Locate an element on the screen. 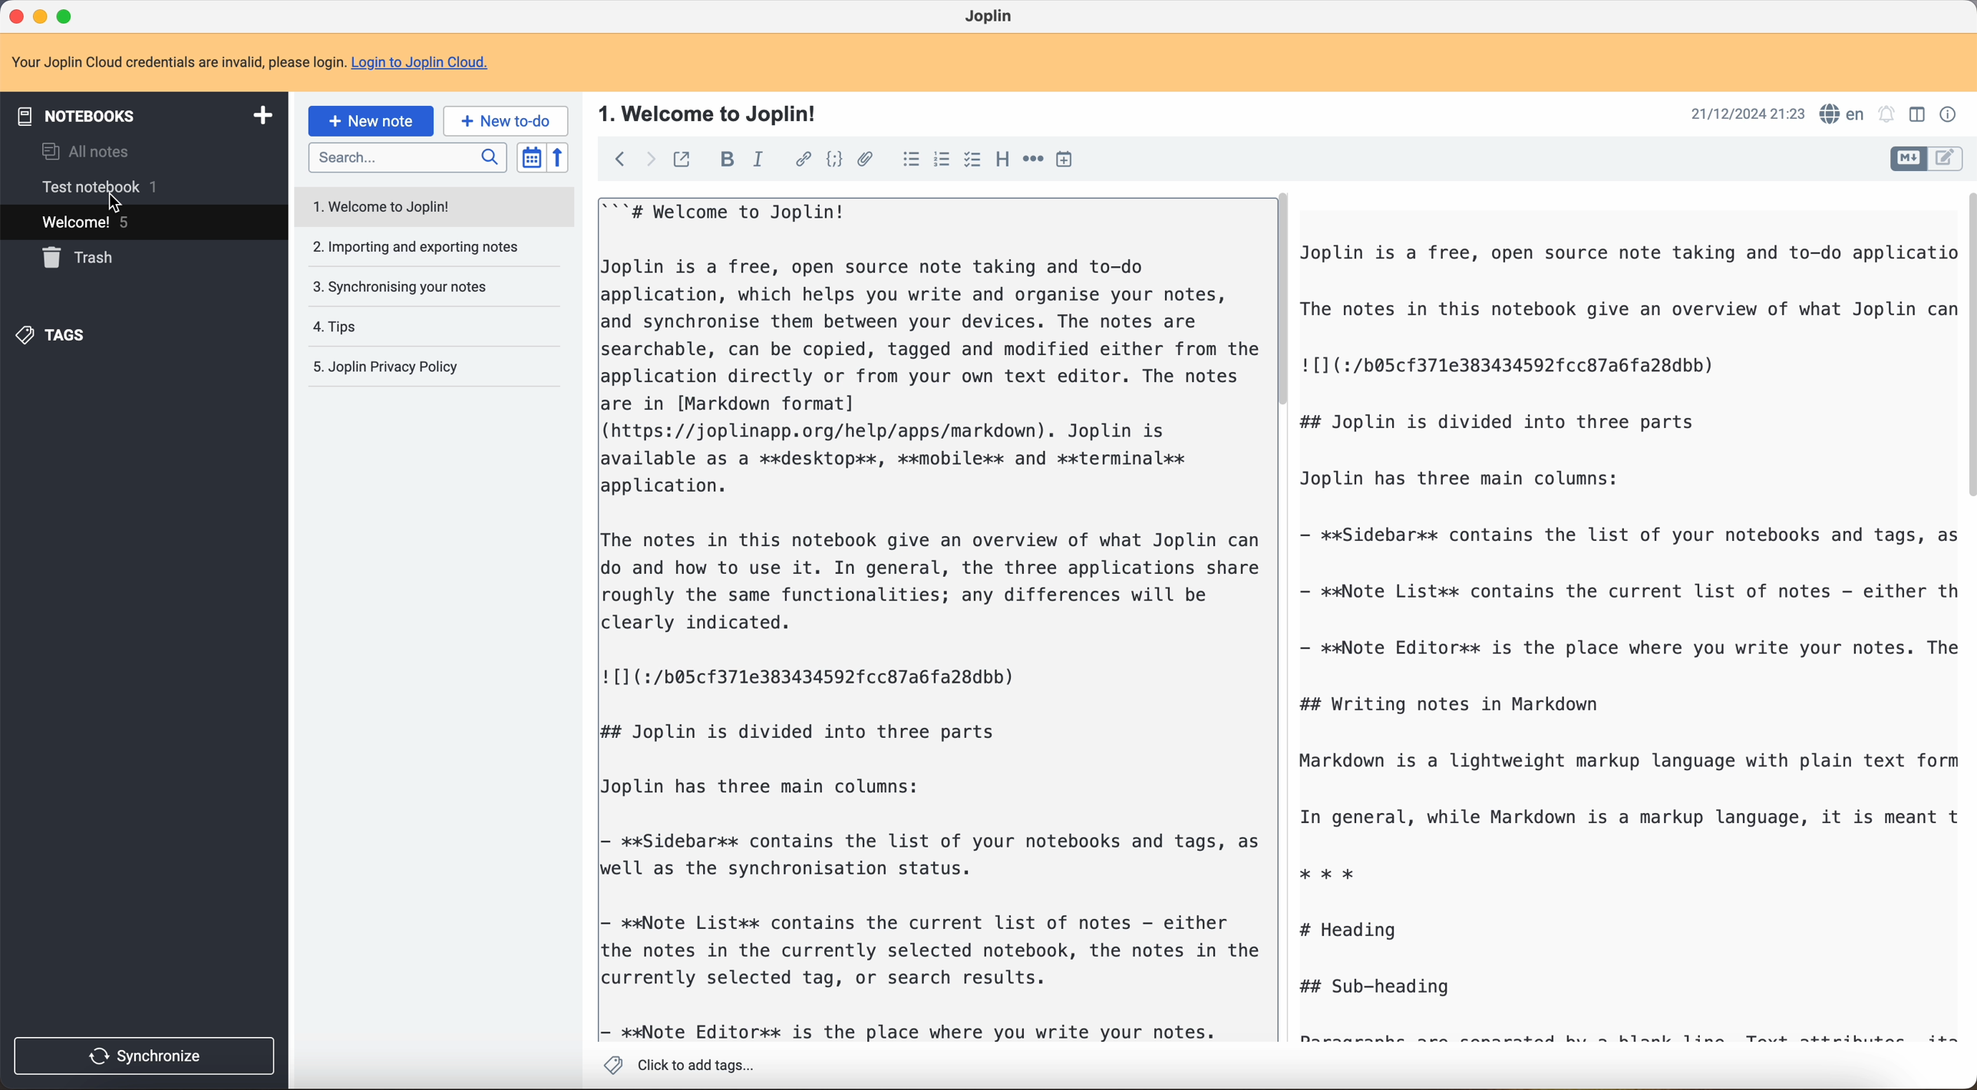 The width and height of the screenshot is (1977, 1090). test notebook is located at coordinates (100, 187).